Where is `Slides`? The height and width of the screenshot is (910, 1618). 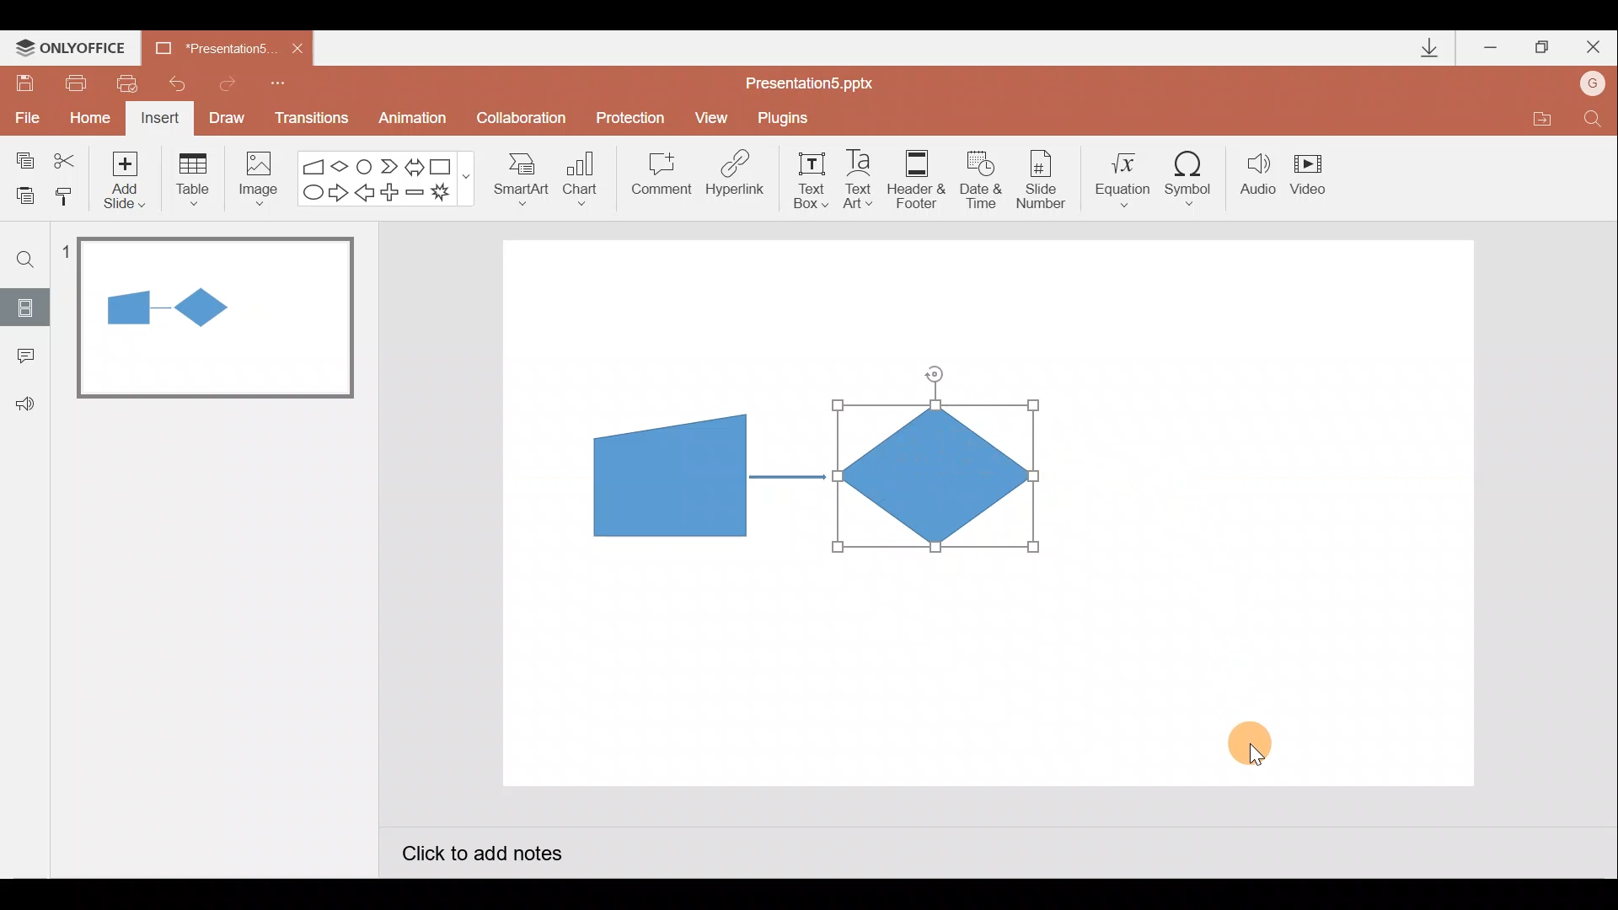 Slides is located at coordinates (24, 307).